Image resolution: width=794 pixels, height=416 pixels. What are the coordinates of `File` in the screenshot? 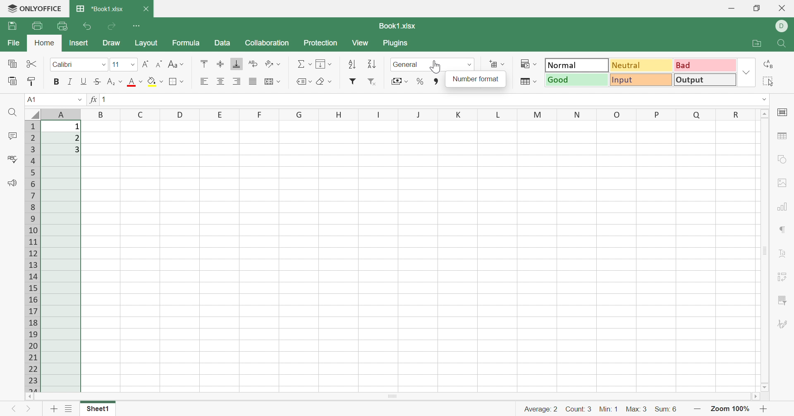 It's located at (15, 43).